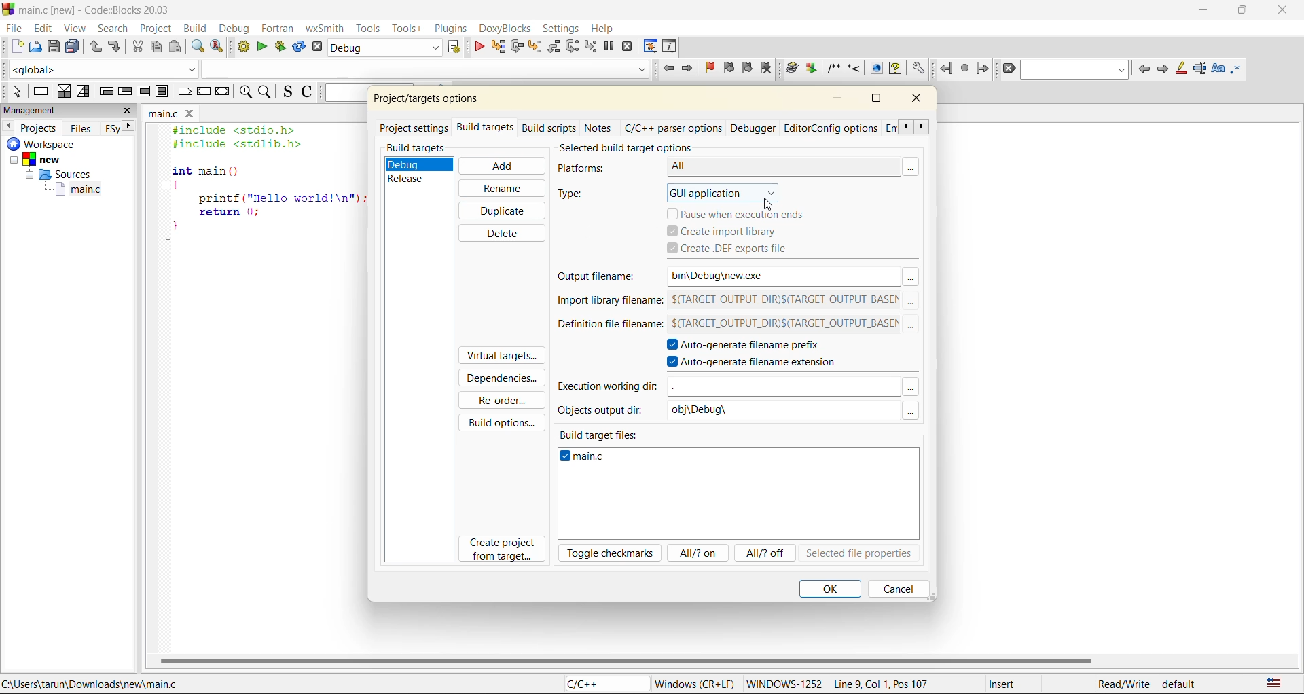  What do you see at coordinates (1239, 68) in the screenshot?
I see `use regex` at bounding box center [1239, 68].